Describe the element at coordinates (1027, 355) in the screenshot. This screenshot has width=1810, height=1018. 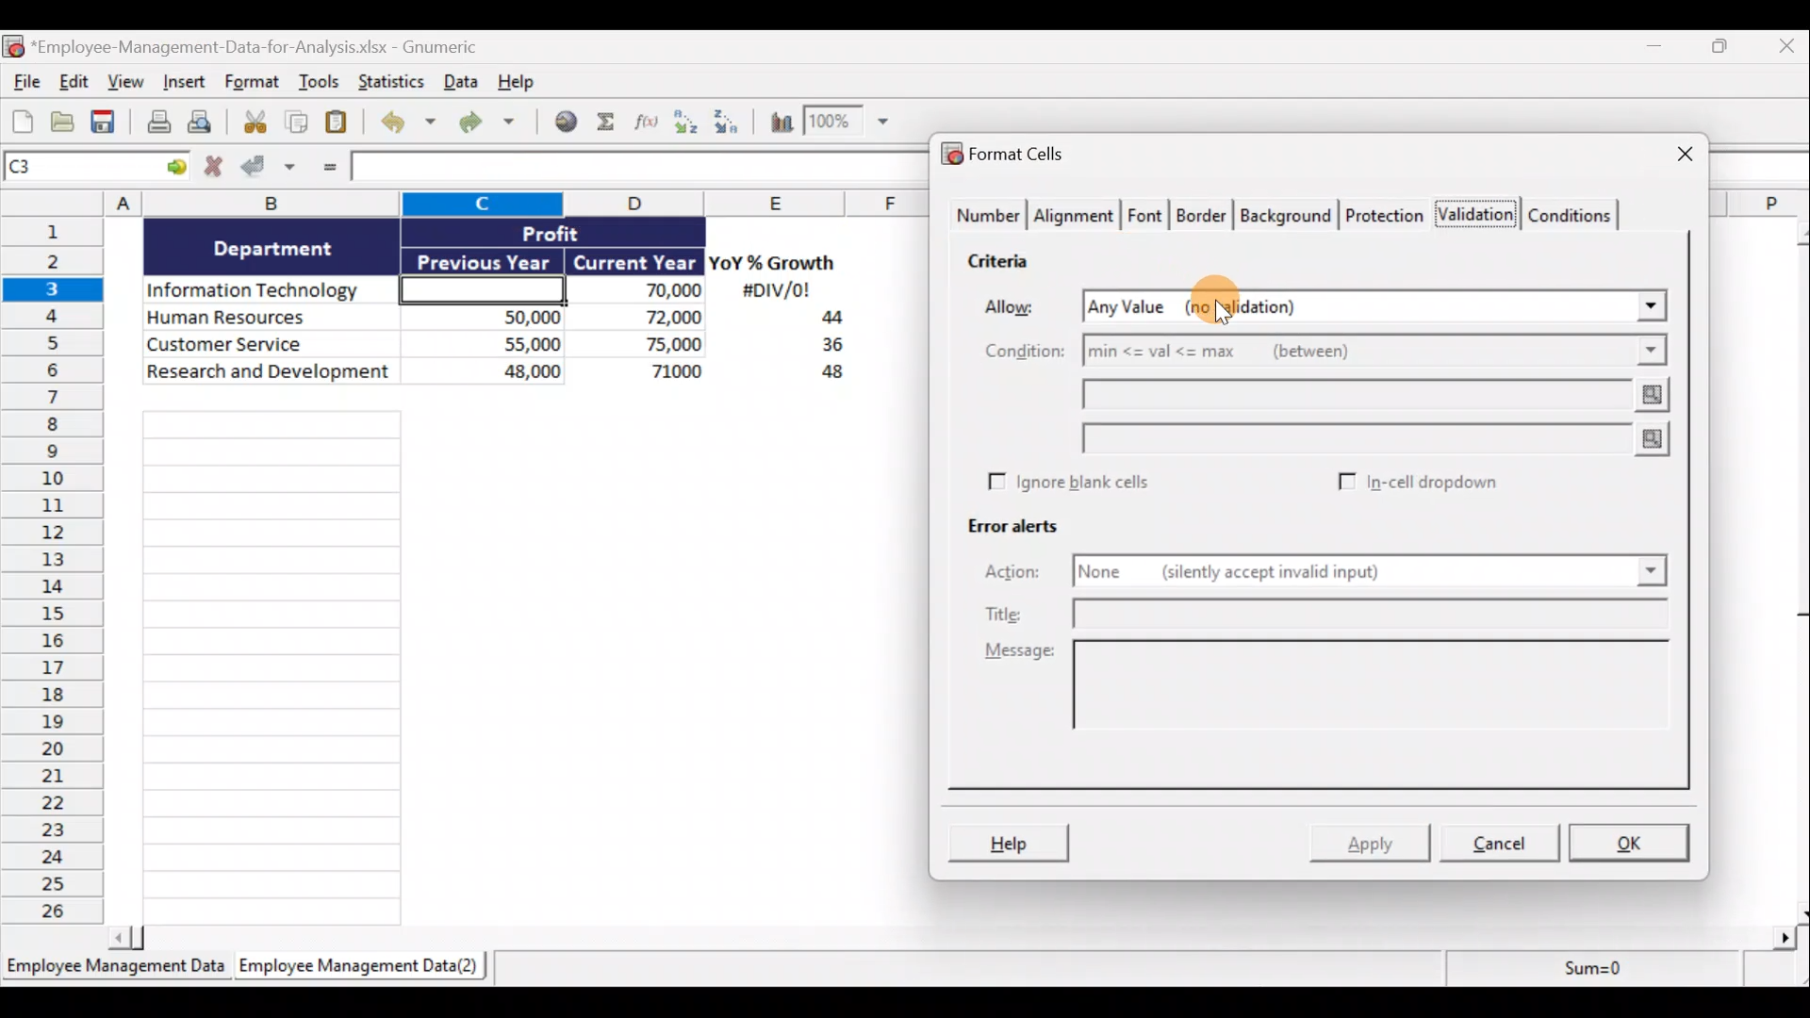
I see `Condition` at that location.